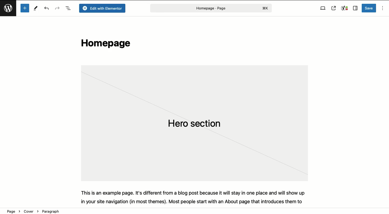 The height and width of the screenshot is (214, 389). Describe the element at coordinates (47, 9) in the screenshot. I see `Undo` at that location.